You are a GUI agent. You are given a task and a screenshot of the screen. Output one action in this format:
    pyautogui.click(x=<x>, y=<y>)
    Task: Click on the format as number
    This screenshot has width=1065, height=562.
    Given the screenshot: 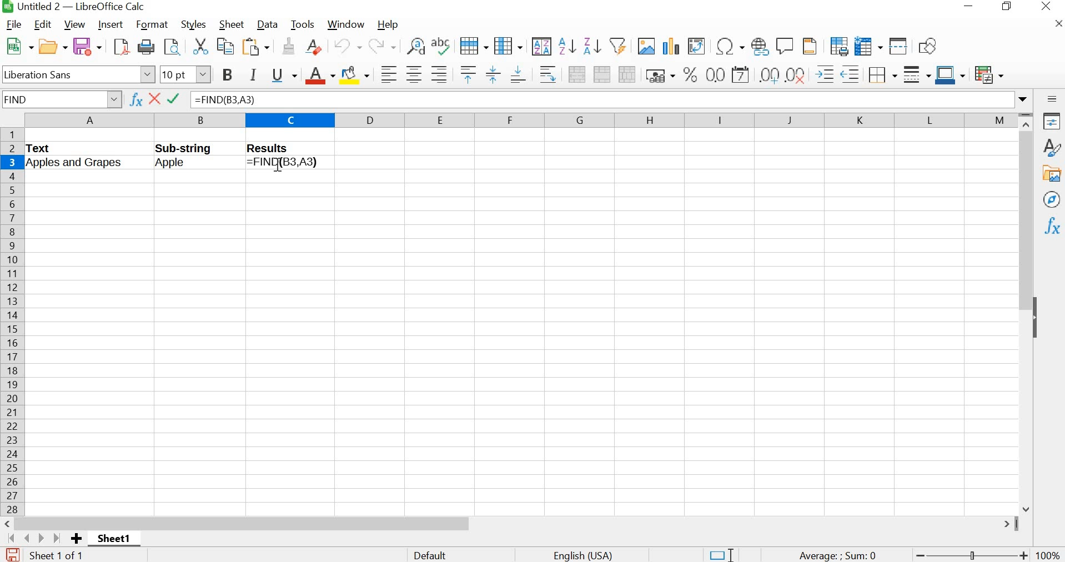 What is the action you would take?
    pyautogui.click(x=715, y=74)
    